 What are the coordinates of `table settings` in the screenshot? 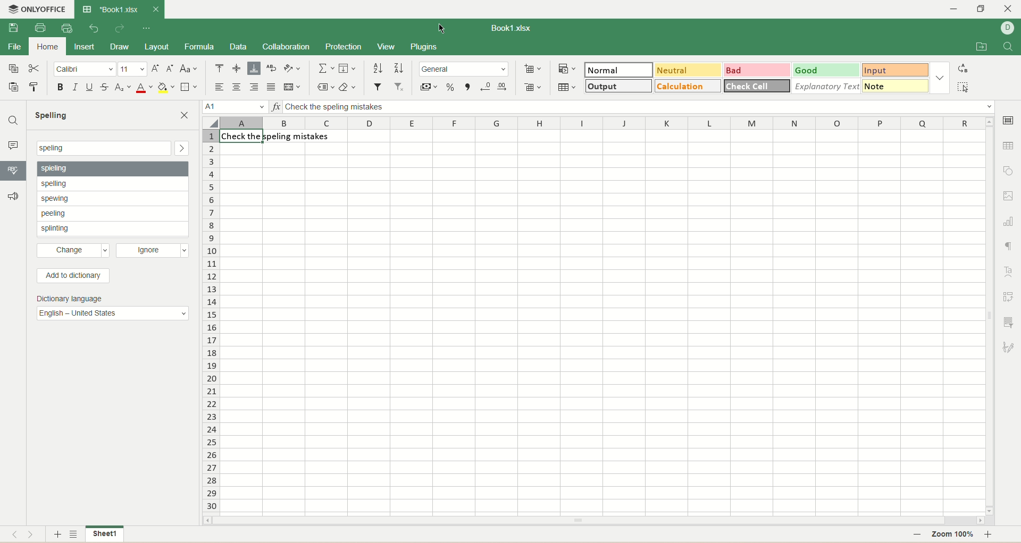 It's located at (1009, 144).